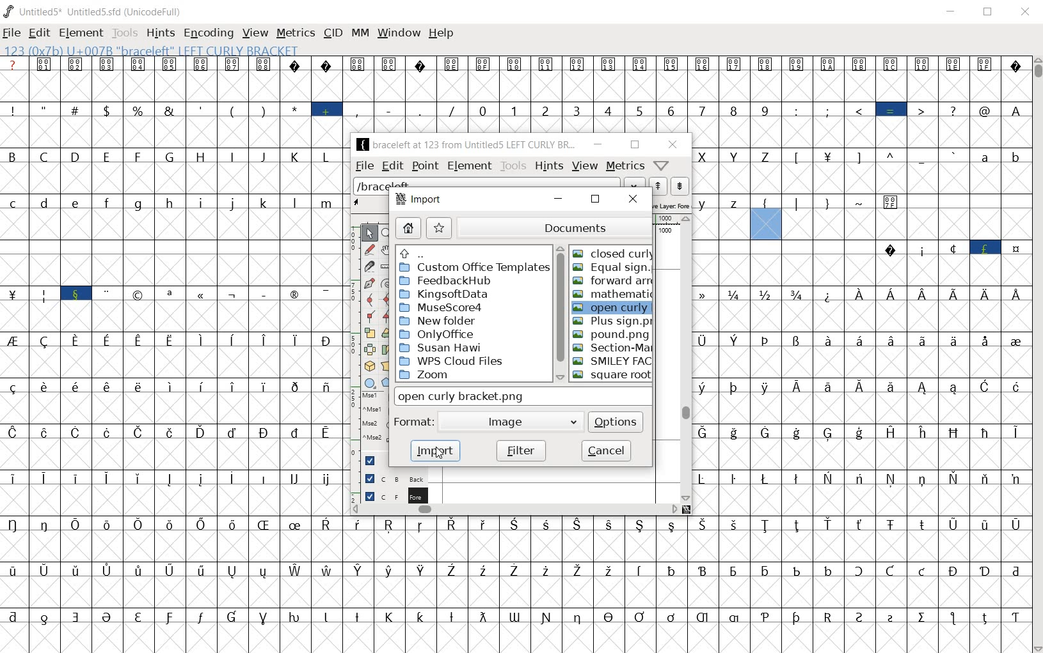  I want to click on point, so click(425, 167).